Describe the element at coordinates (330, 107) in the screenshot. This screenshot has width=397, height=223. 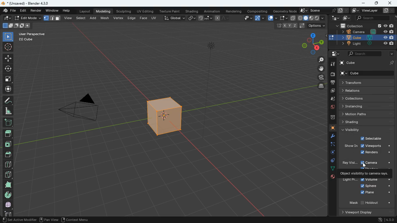
I see `globe` at that location.